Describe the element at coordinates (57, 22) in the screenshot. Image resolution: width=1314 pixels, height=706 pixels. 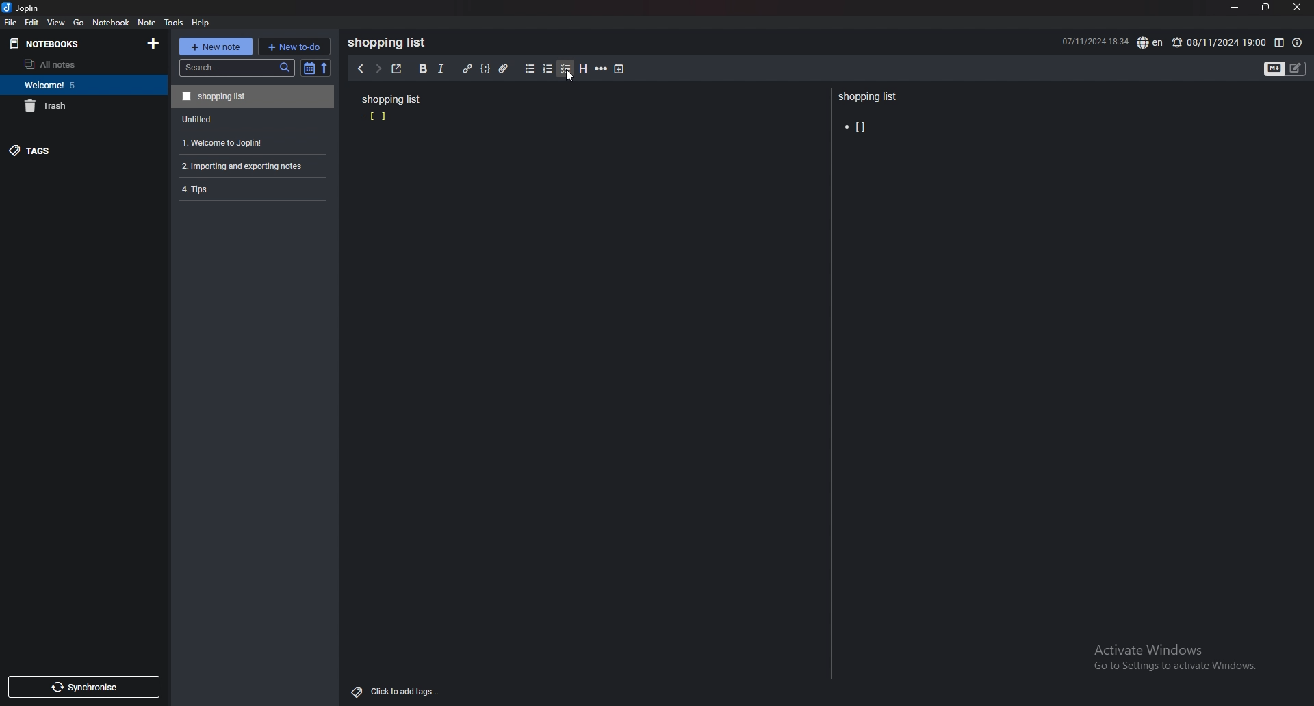
I see `view` at that location.